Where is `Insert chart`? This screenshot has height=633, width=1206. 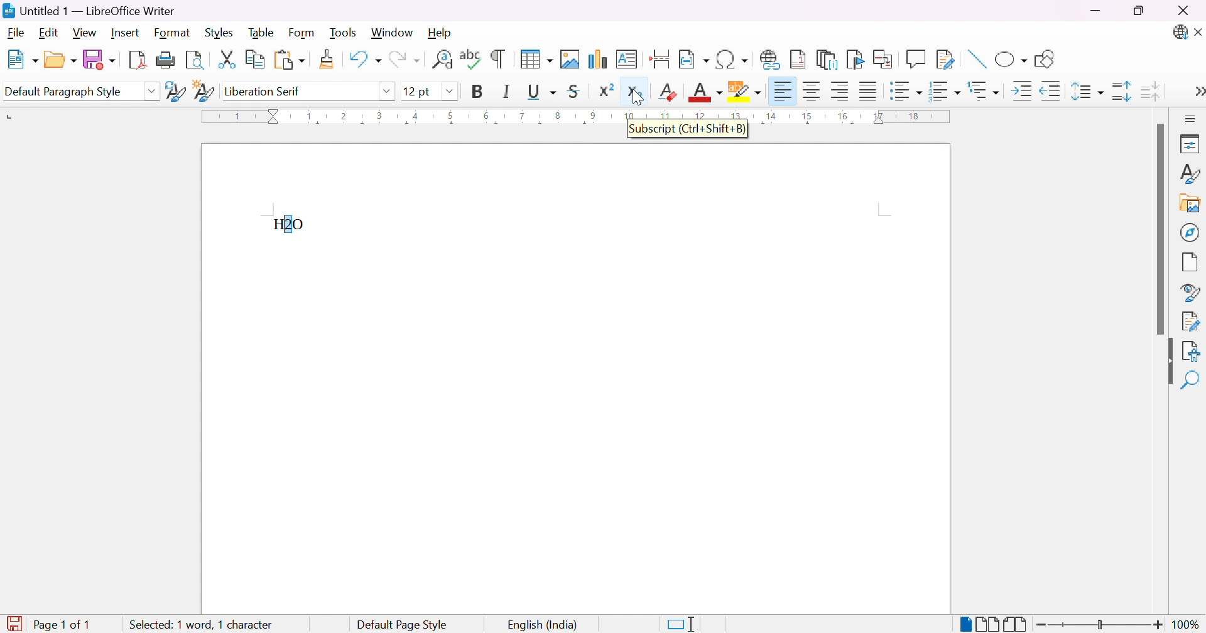
Insert chart is located at coordinates (599, 60).